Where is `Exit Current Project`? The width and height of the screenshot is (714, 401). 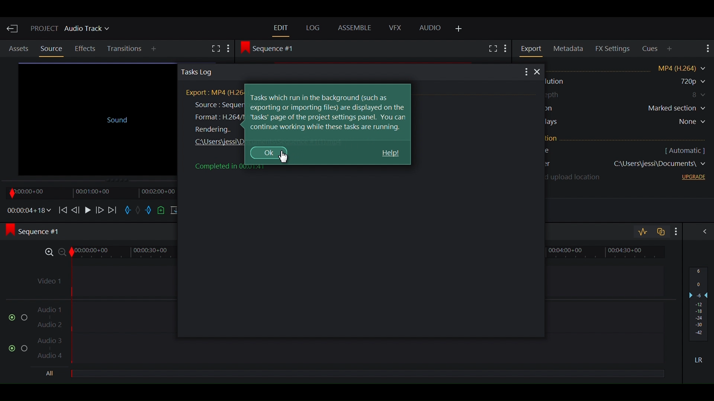 Exit Current Project is located at coordinates (13, 29).